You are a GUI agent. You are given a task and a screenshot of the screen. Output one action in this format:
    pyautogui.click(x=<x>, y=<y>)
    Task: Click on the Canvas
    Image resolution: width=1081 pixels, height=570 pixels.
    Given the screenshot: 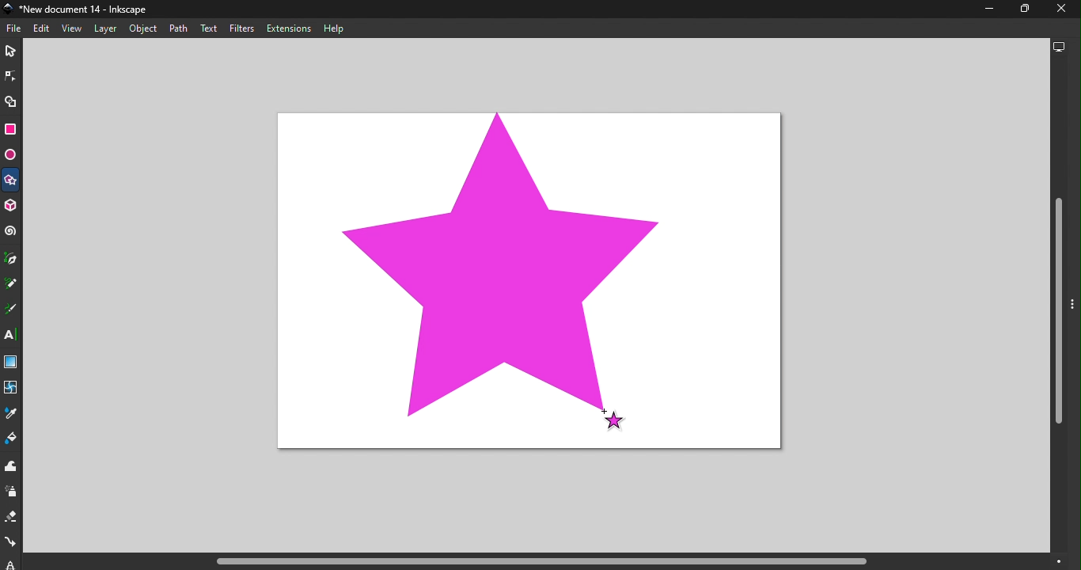 What is the action you would take?
    pyautogui.click(x=532, y=283)
    